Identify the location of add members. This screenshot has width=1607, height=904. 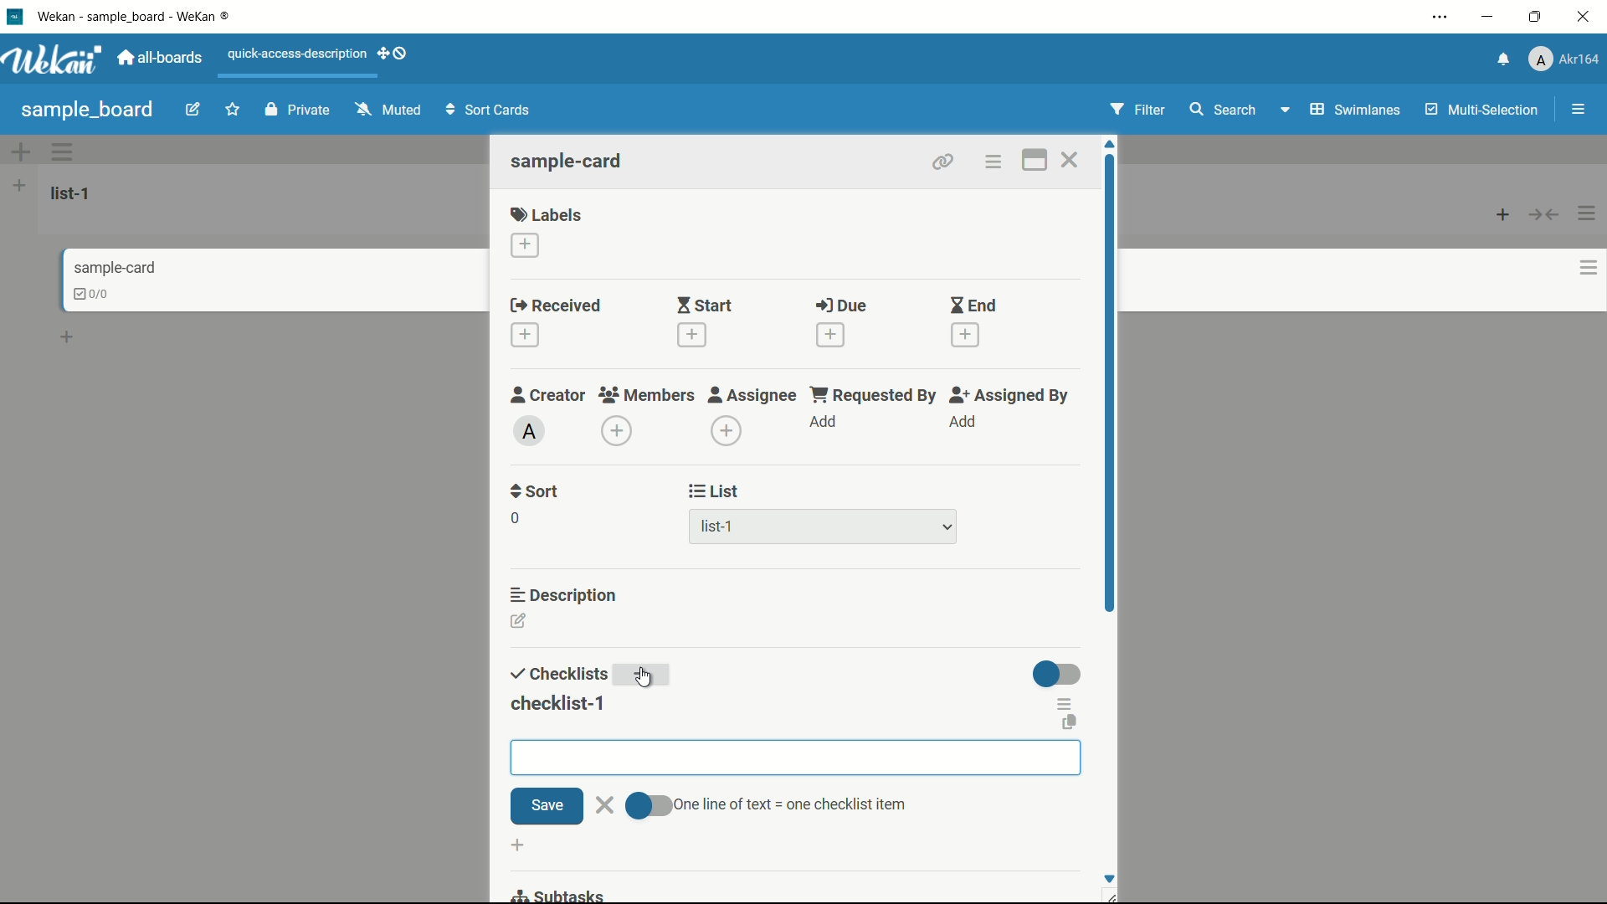
(619, 433).